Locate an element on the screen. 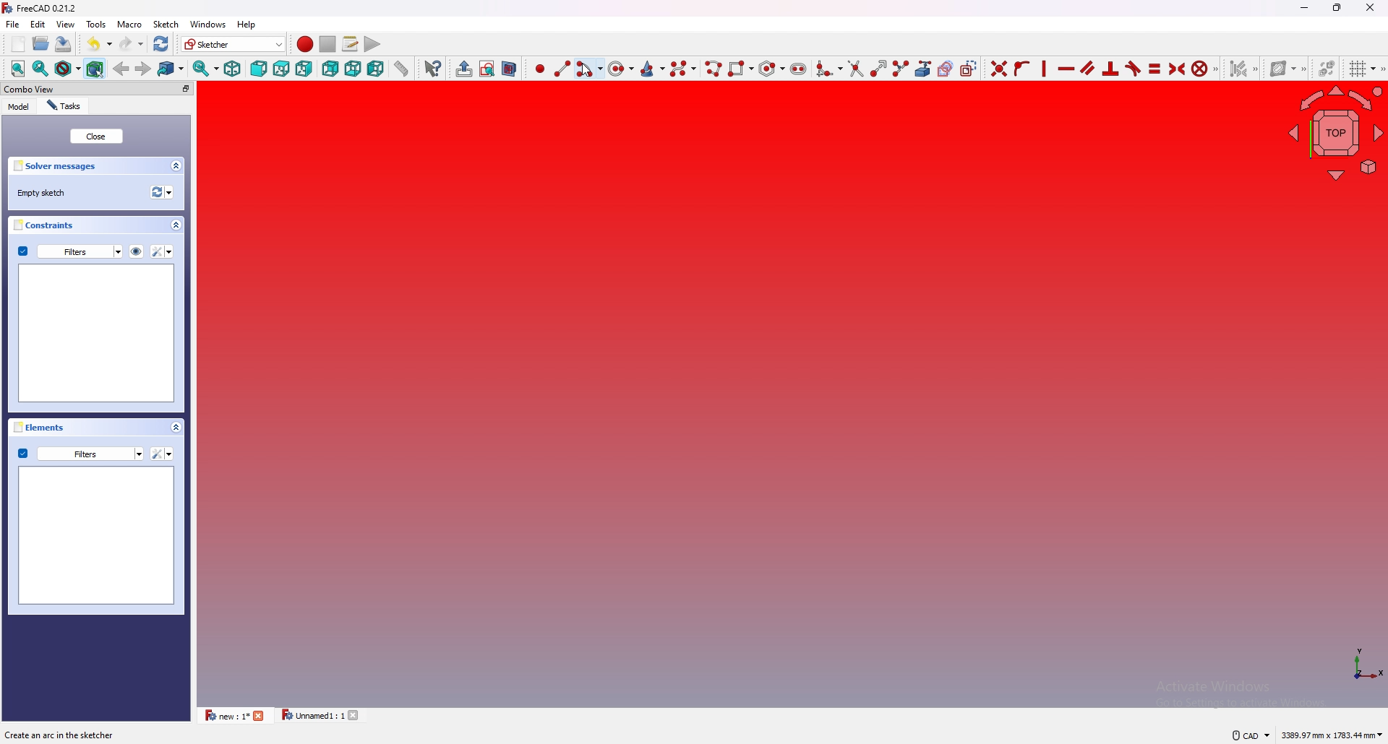 Image resolution: width=1388 pixels, height=744 pixels. split edge is located at coordinates (899, 68).